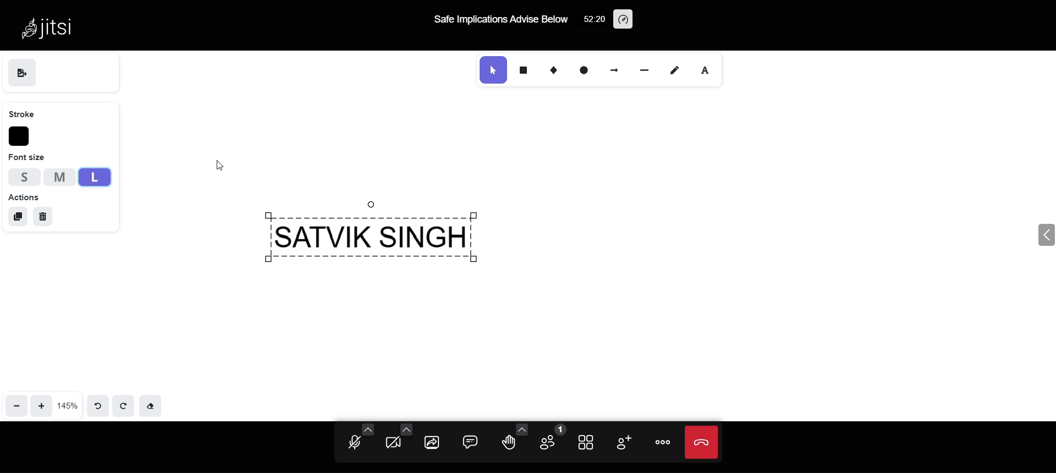 This screenshot has width=1056, height=473. Describe the element at coordinates (20, 137) in the screenshot. I see `color selector` at that location.